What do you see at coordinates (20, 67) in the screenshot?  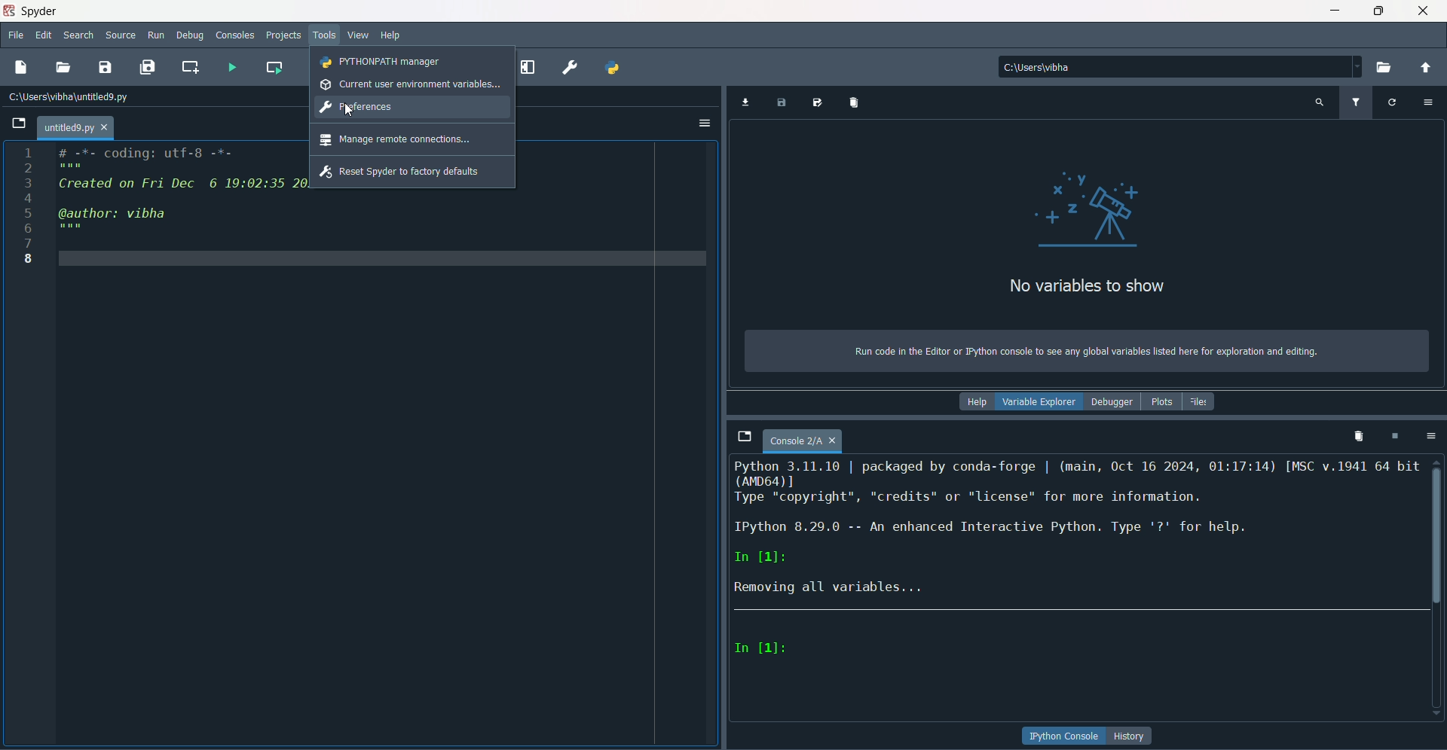 I see `new file` at bounding box center [20, 67].